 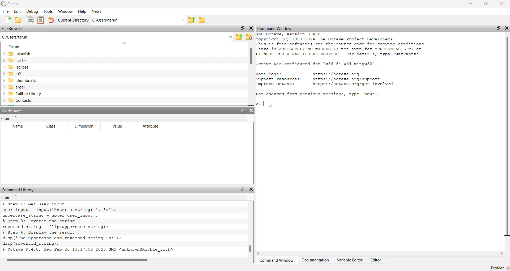 What do you see at coordinates (243, 189) in the screenshot?
I see `unlock widget` at bounding box center [243, 189].